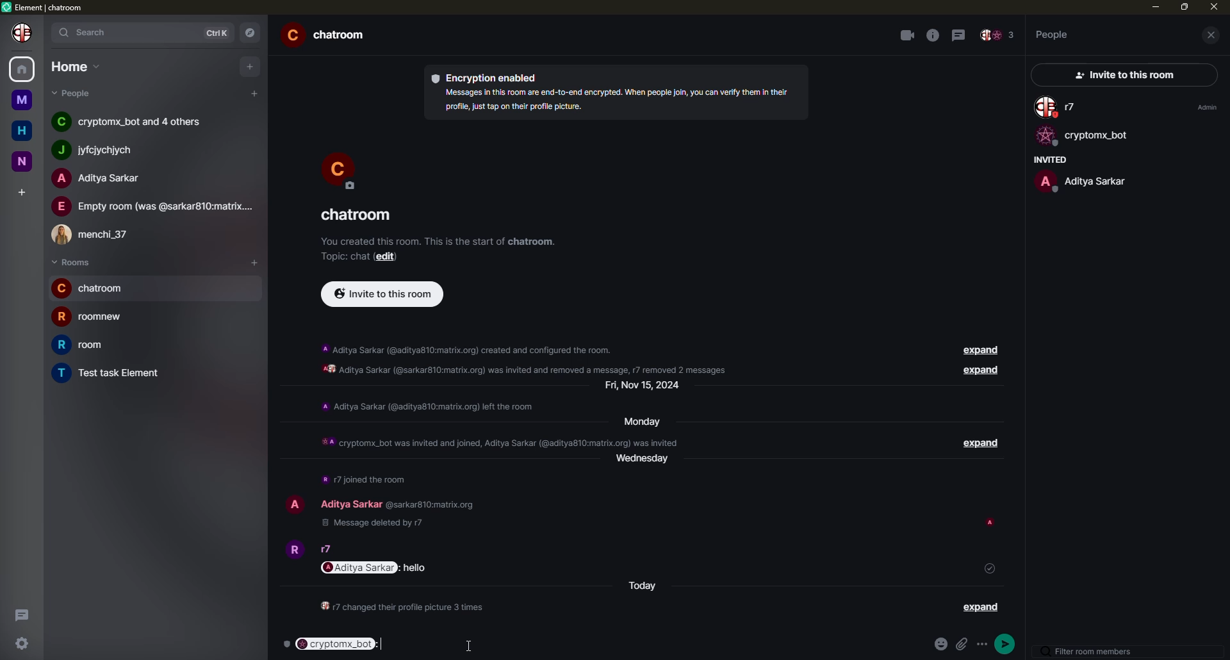 This screenshot has width=1230, height=660. What do you see at coordinates (251, 65) in the screenshot?
I see `add` at bounding box center [251, 65].